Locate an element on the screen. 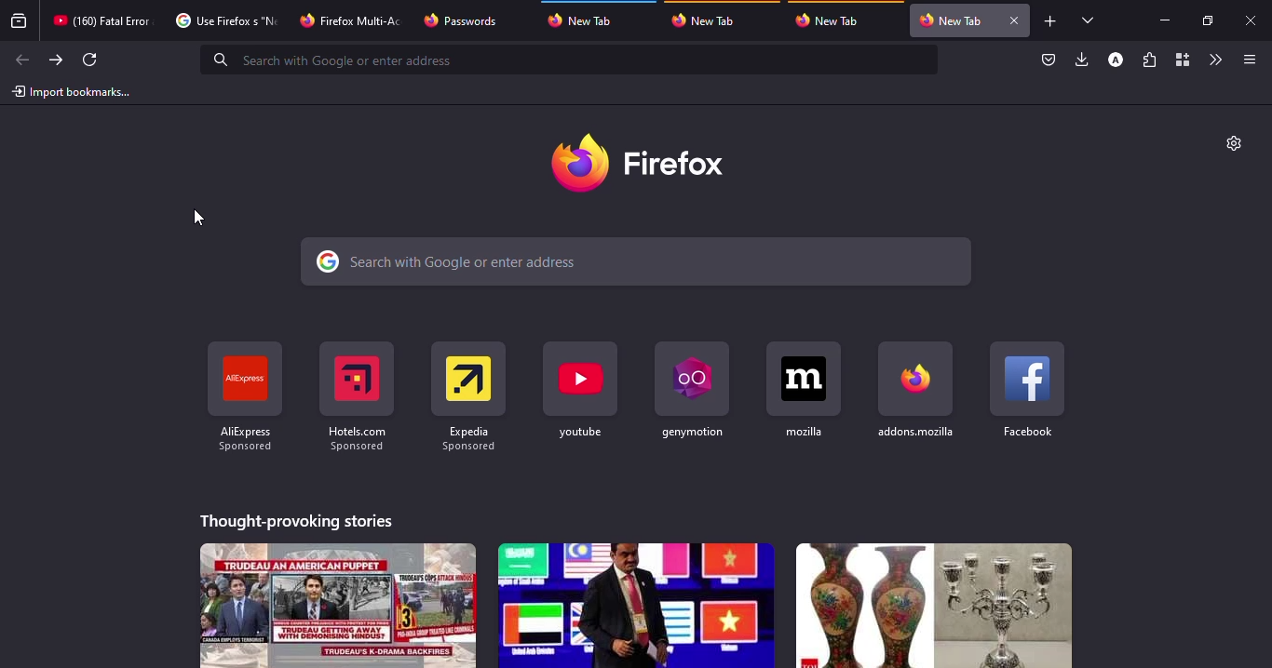 The image size is (1272, 668). forward is located at coordinates (54, 60).